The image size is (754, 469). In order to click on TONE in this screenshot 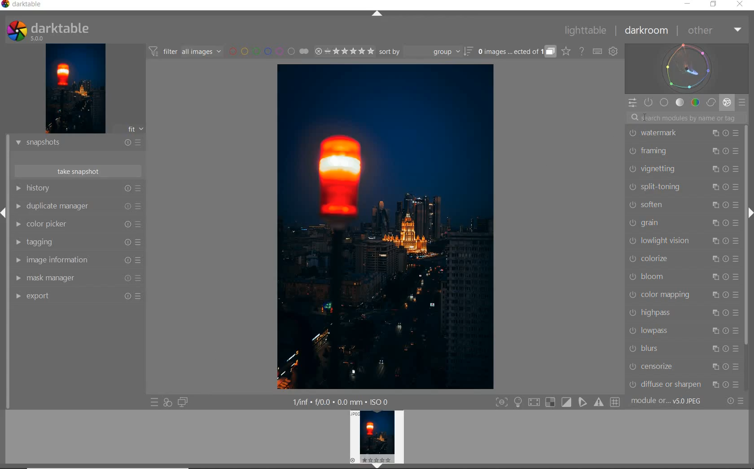, I will do `click(680, 102)`.